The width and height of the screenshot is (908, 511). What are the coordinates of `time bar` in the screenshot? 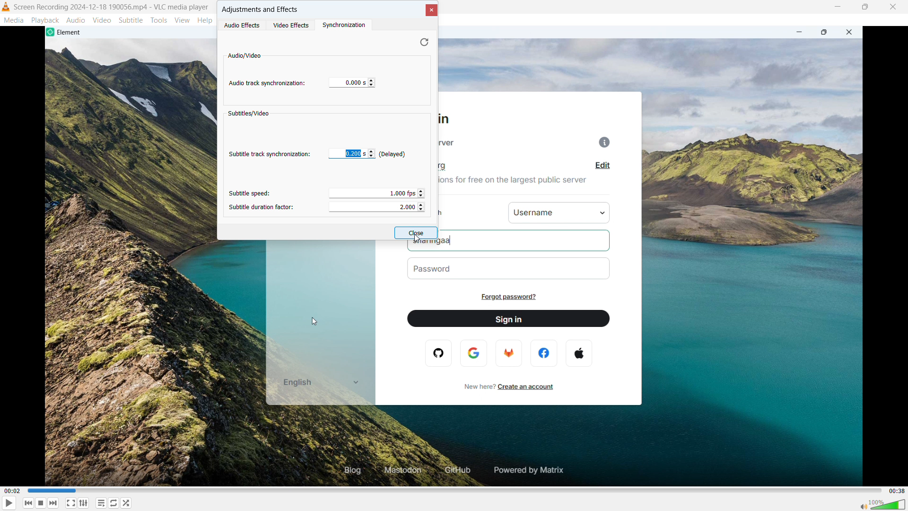 It's located at (455, 491).